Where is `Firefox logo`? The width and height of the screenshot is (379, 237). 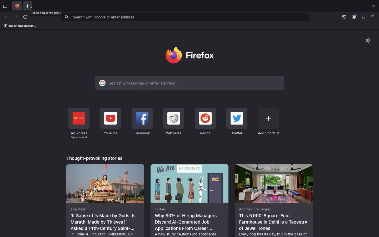 Firefox logo is located at coordinates (192, 55).